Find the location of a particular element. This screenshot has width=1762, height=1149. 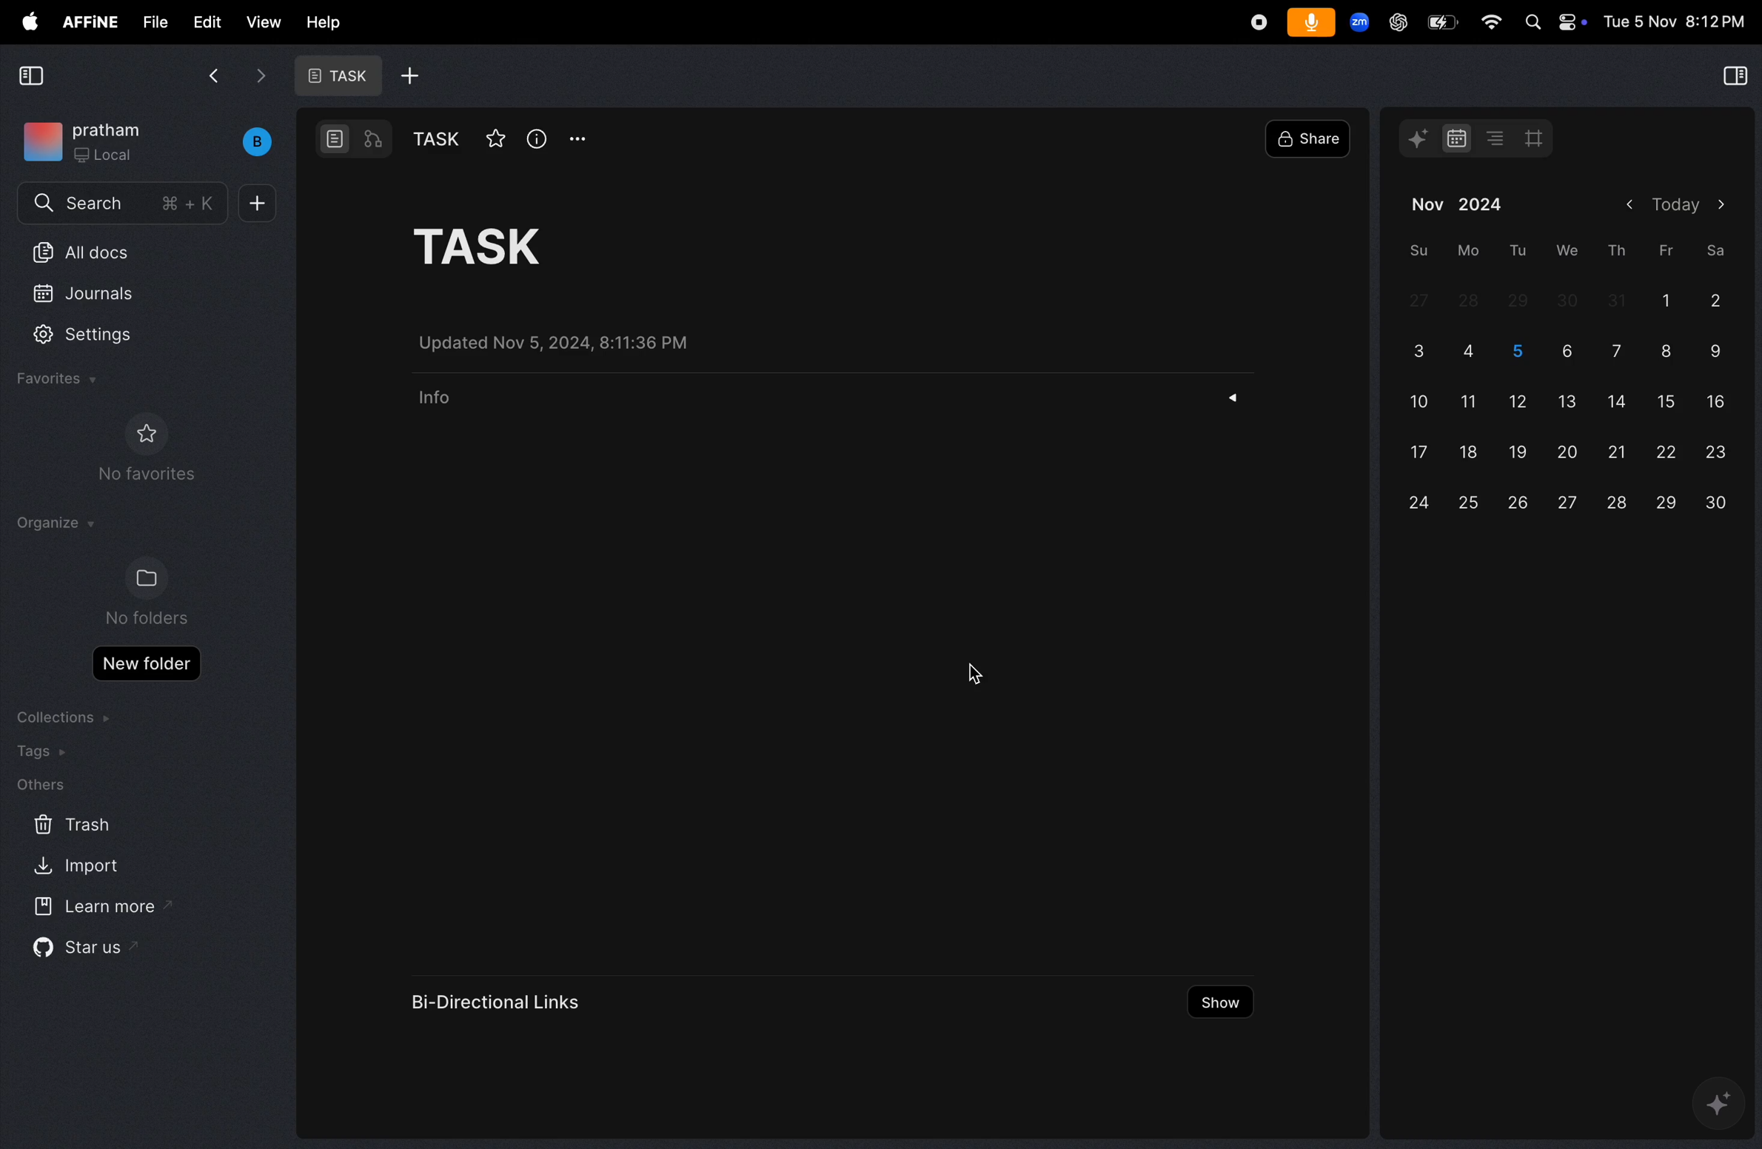

zoom is located at coordinates (1359, 24).